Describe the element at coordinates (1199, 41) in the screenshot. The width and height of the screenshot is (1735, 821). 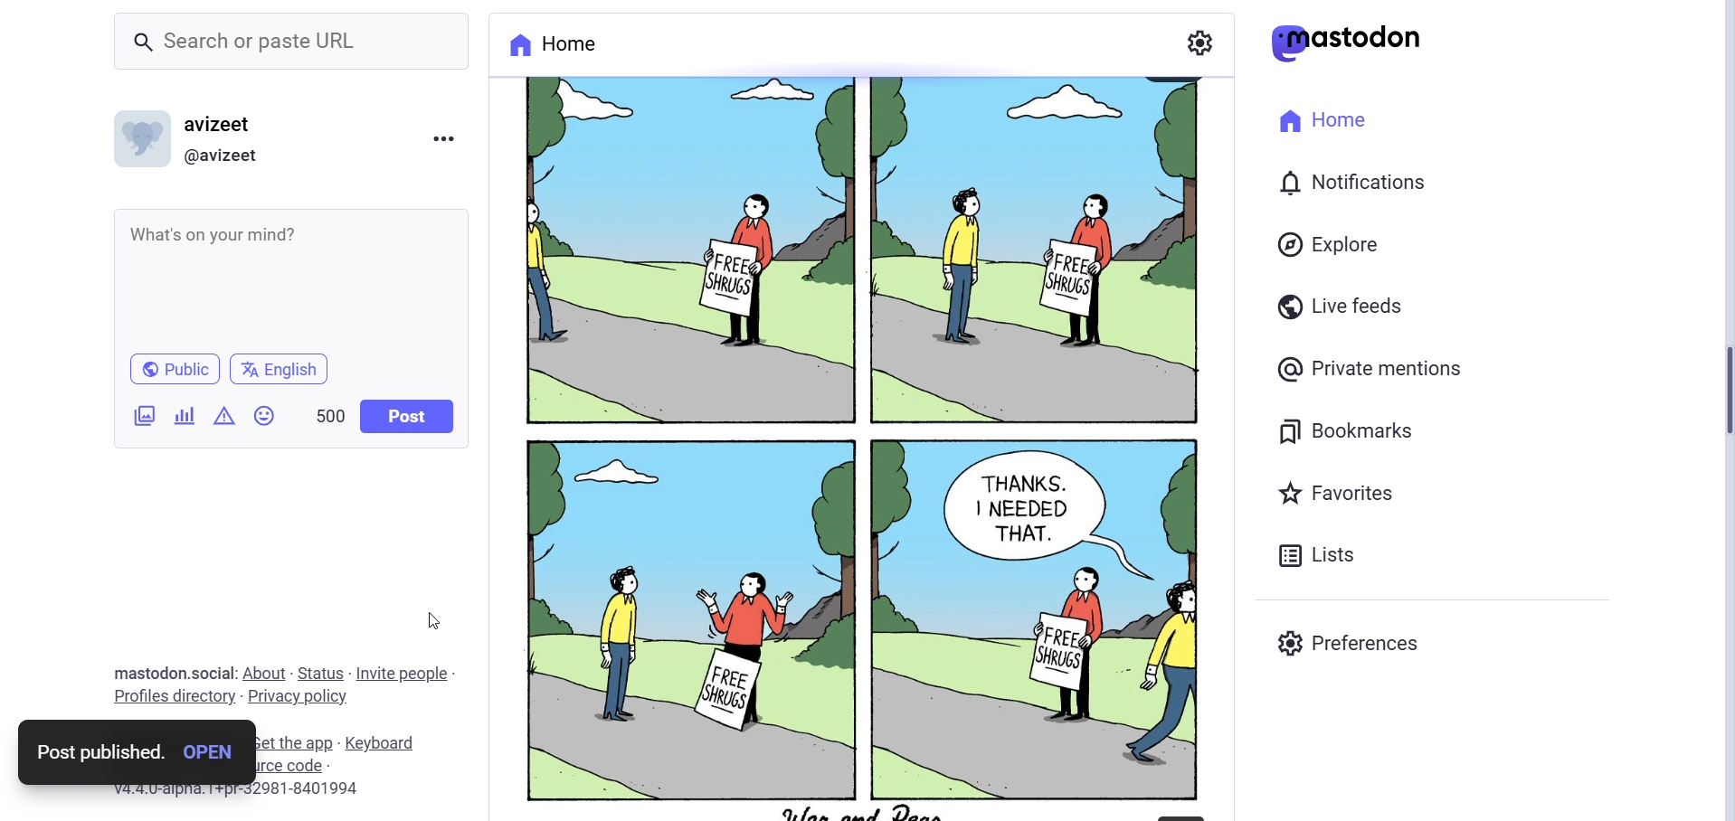
I see `Setting` at that location.